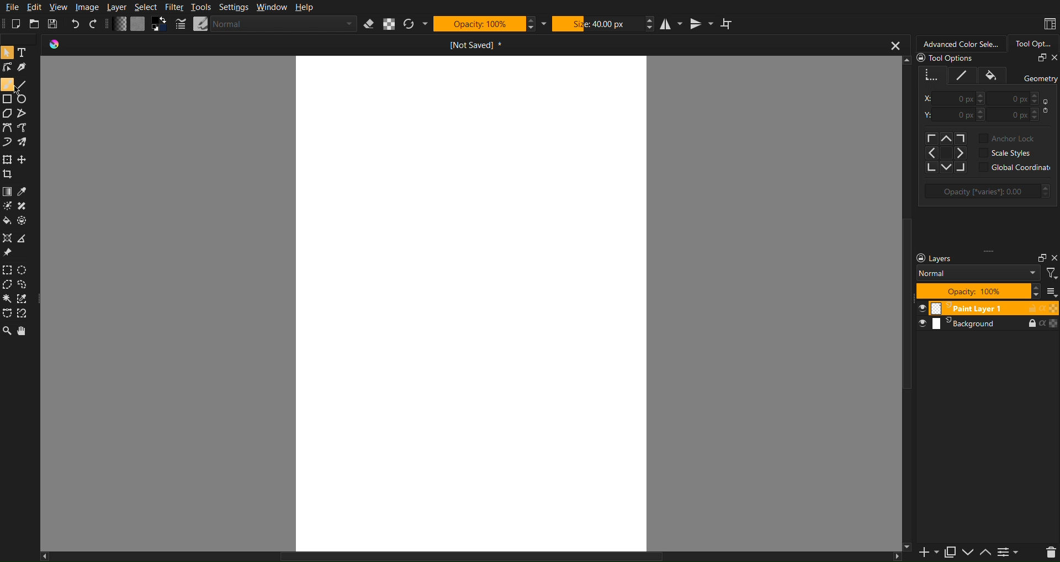 The width and height of the screenshot is (1060, 562). Describe the element at coordinates (478, 556) in the screenshot. I see `Scrollbar` at that location.